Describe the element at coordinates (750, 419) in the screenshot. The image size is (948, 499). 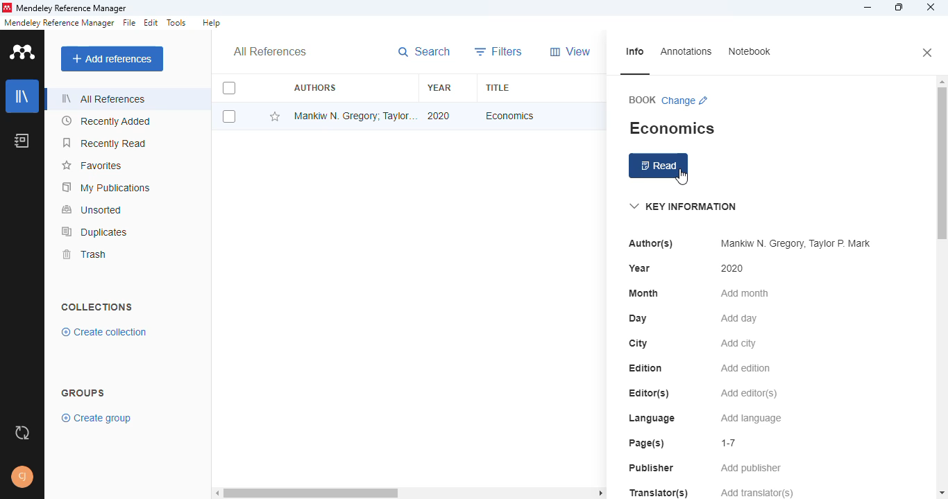
I see `add language` at that location.